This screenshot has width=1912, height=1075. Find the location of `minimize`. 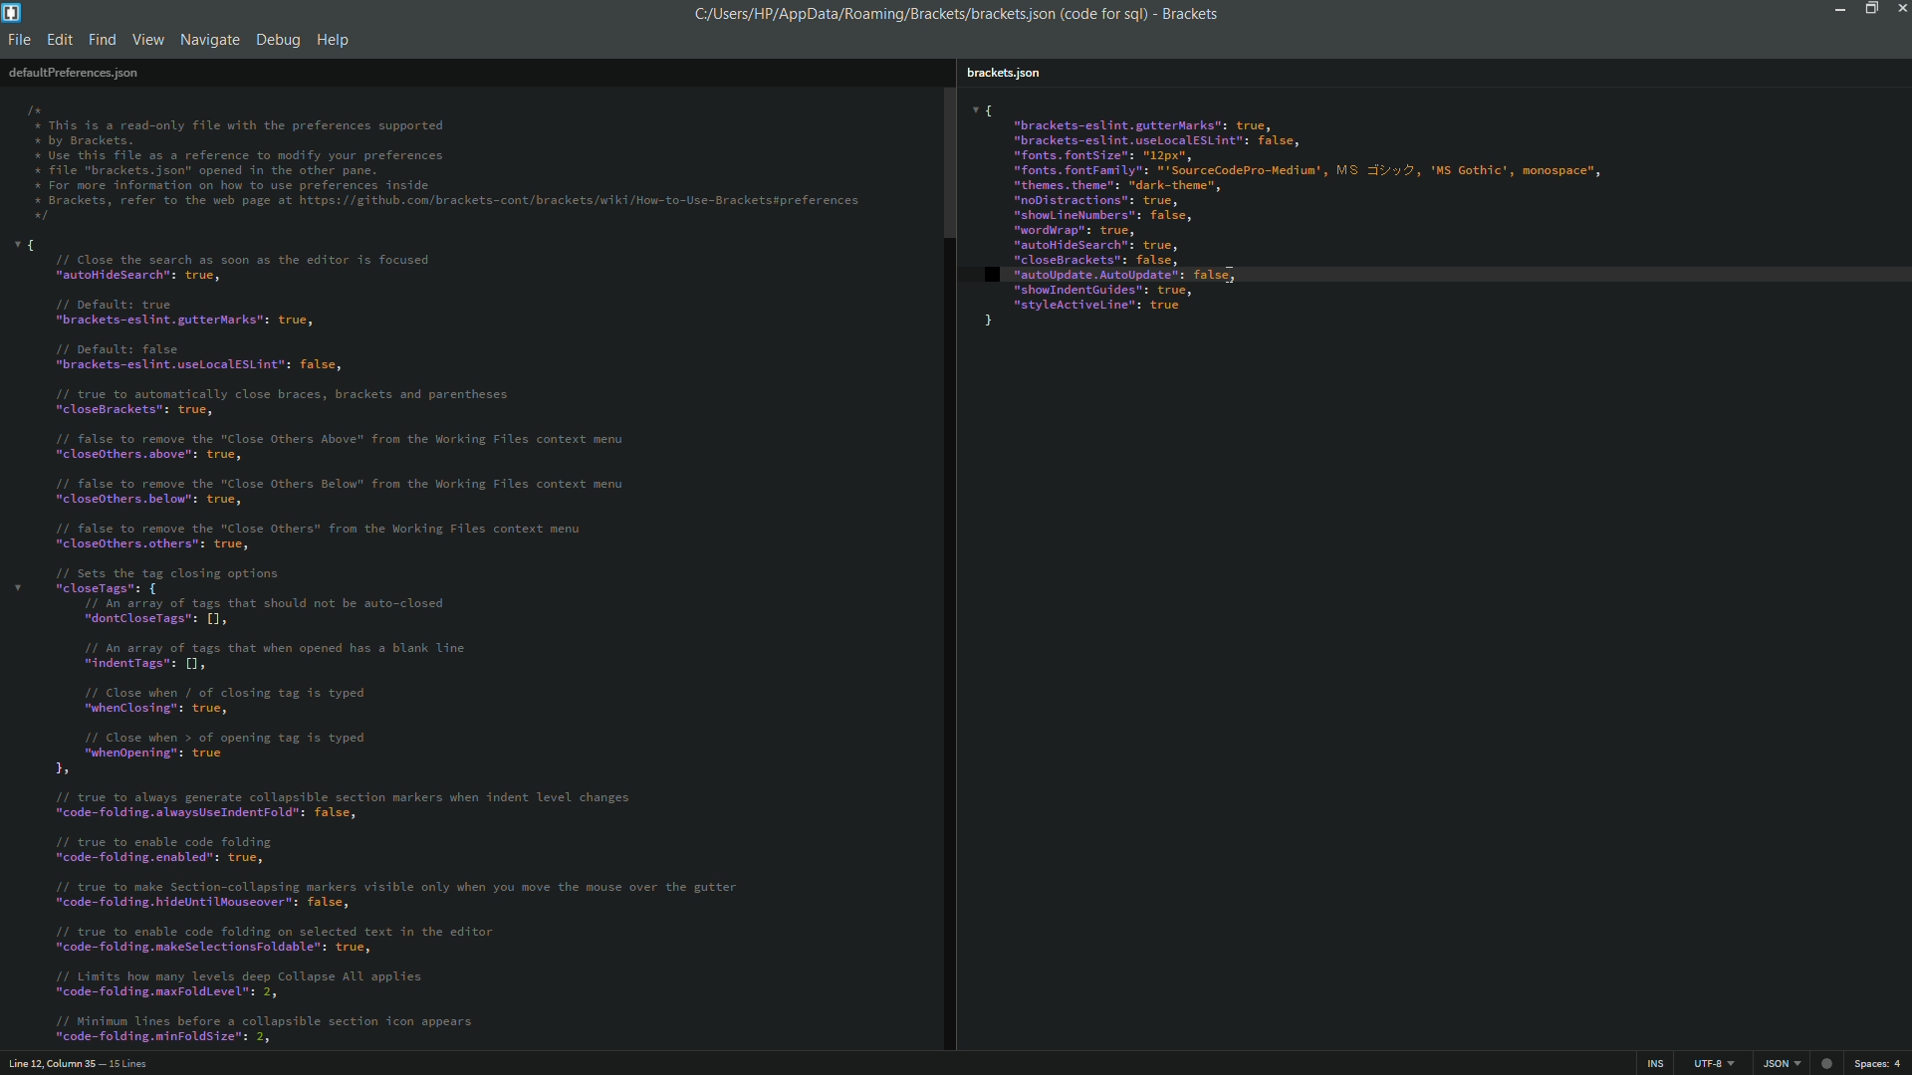

minimize is located at coordinates (1840, 11).